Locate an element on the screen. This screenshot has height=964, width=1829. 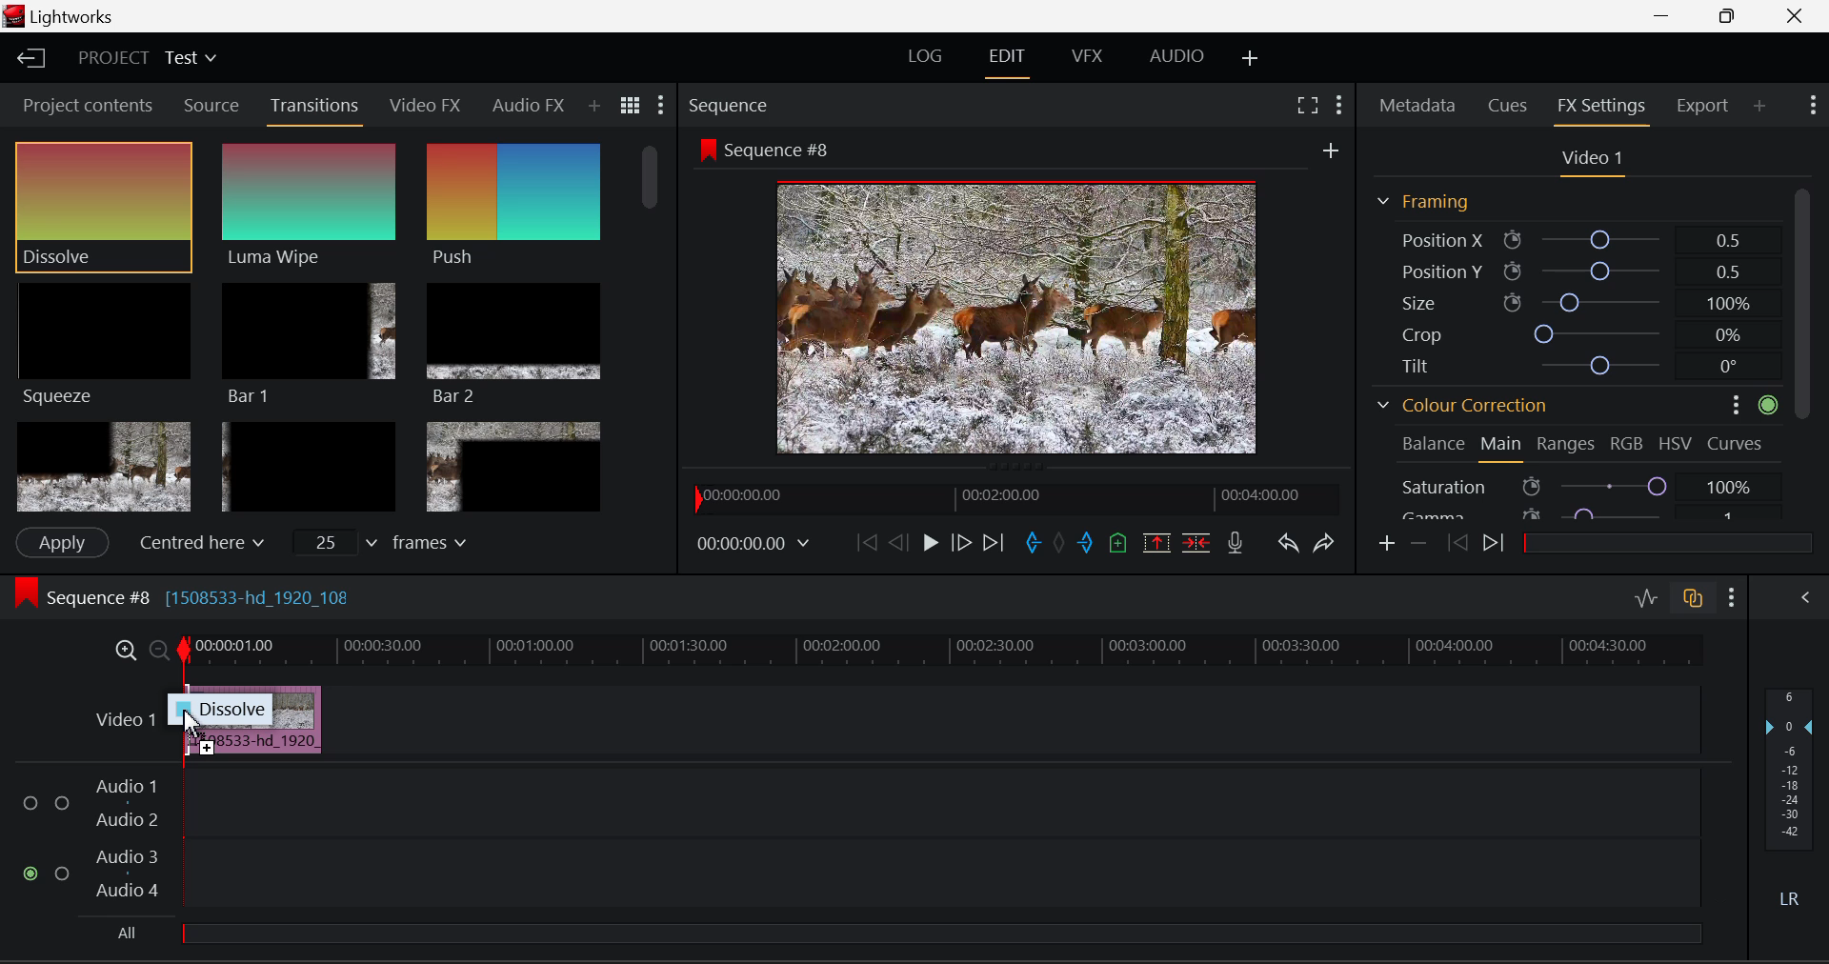
Next keyframe is located at coordinates (1494, 545).